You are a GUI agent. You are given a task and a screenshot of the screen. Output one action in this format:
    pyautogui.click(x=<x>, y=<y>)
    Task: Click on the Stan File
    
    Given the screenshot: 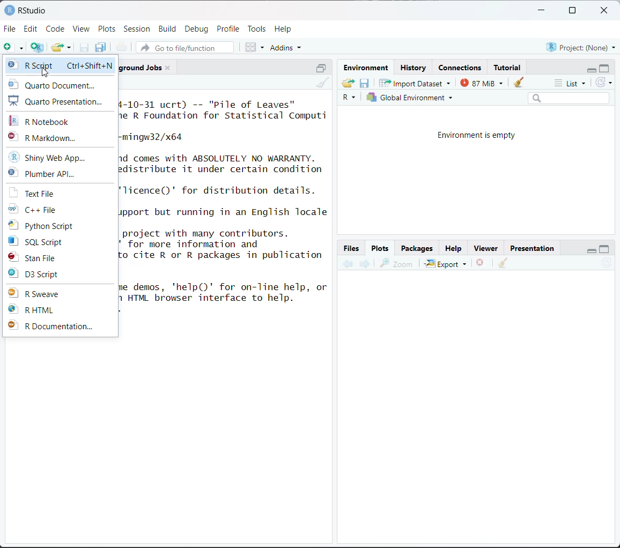 What is the action you would take?
    pyautogui.click(x=35, y=259)
    